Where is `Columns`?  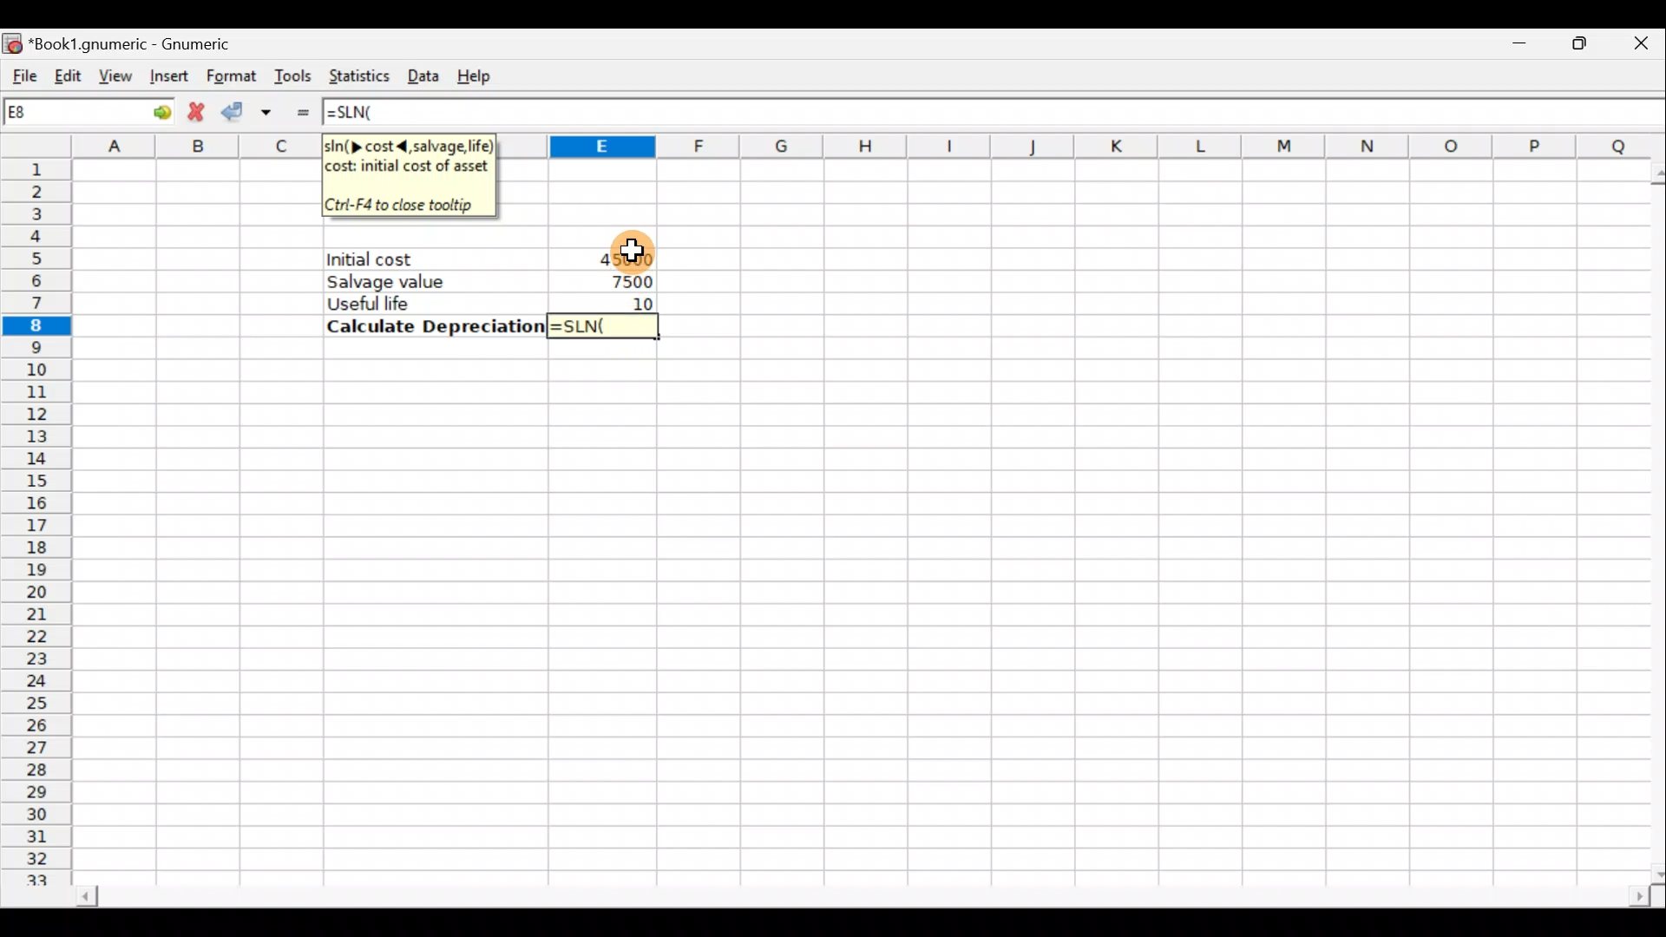 Columns is located at coordinates (1086, 145).